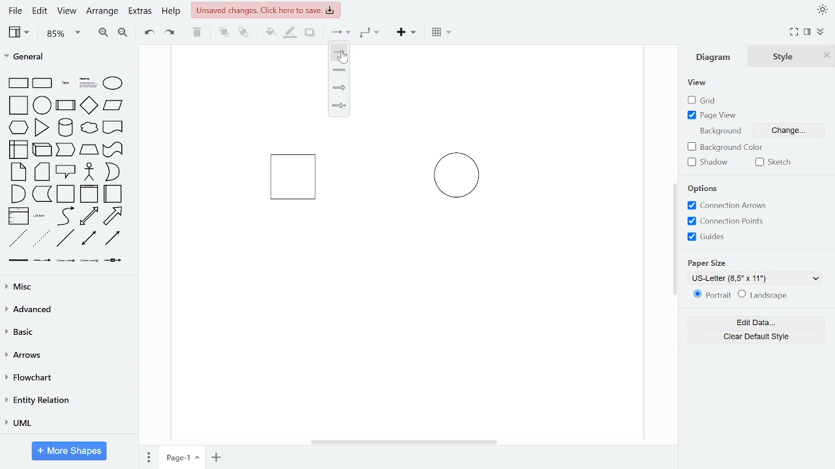  Describe the element at coordinates (755, 323) in the screenshot. I see `edit data` at that location.